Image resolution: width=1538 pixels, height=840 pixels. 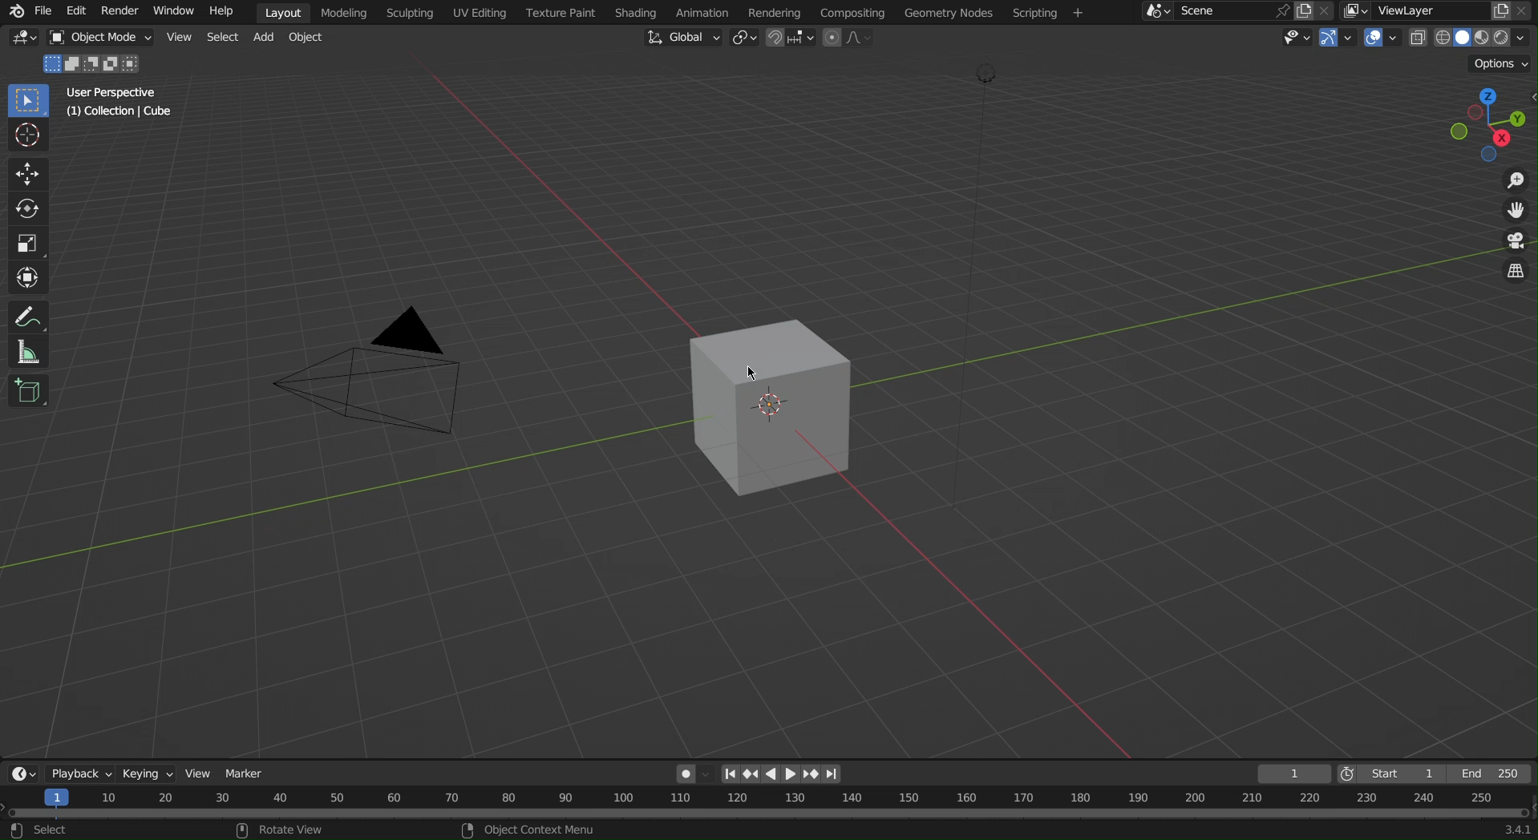 I want to click on Object Mode, so click(x=101, y=38).